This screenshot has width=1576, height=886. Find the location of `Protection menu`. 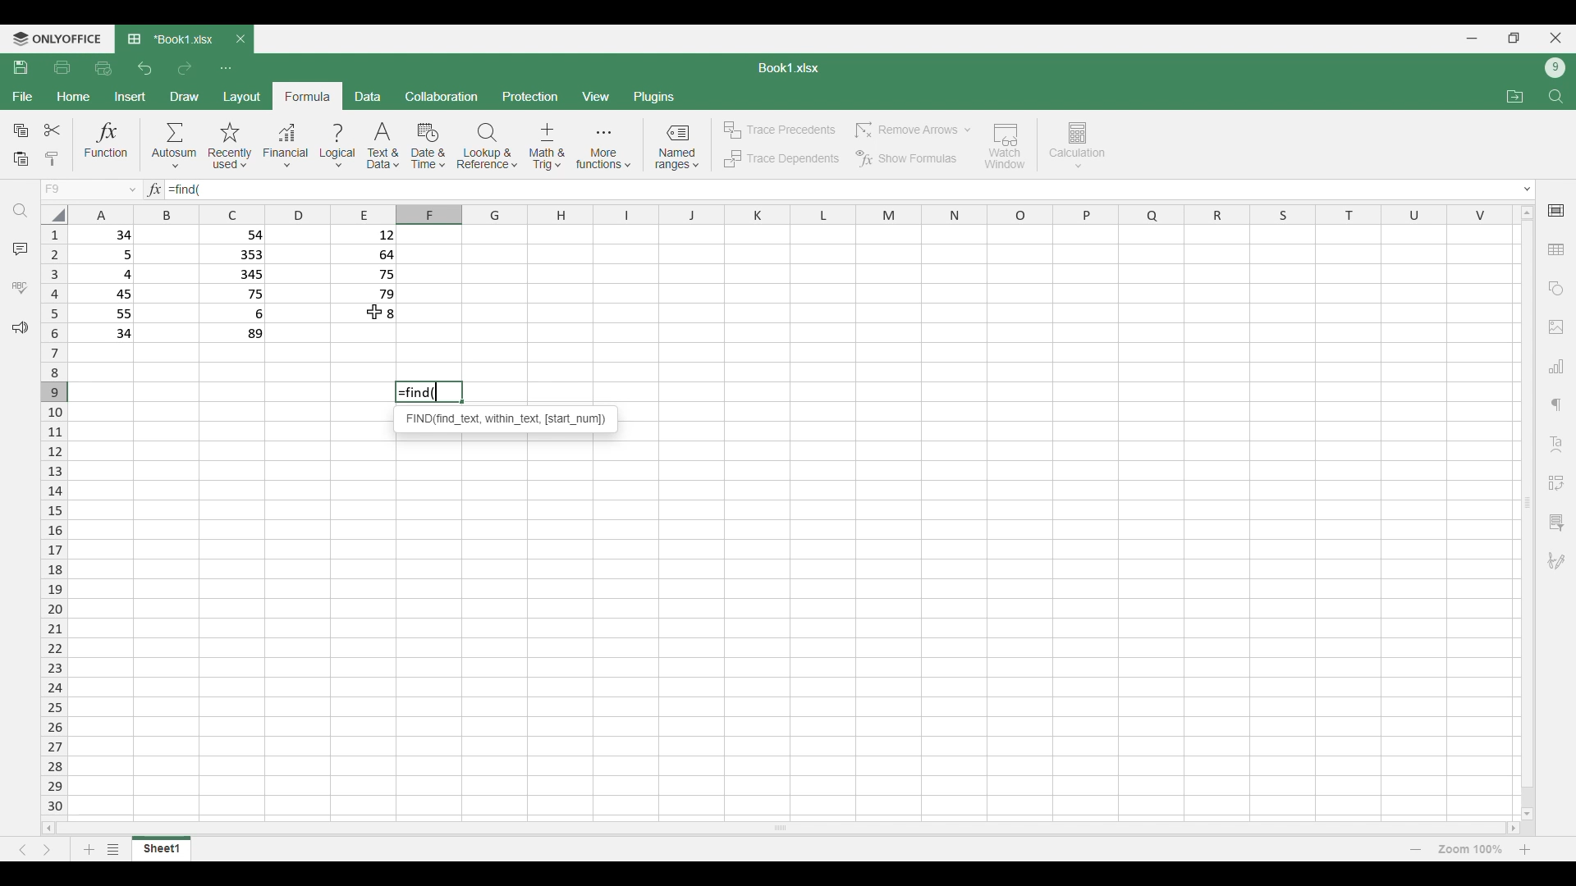

Protection menu is located at coordinates (530, 96).